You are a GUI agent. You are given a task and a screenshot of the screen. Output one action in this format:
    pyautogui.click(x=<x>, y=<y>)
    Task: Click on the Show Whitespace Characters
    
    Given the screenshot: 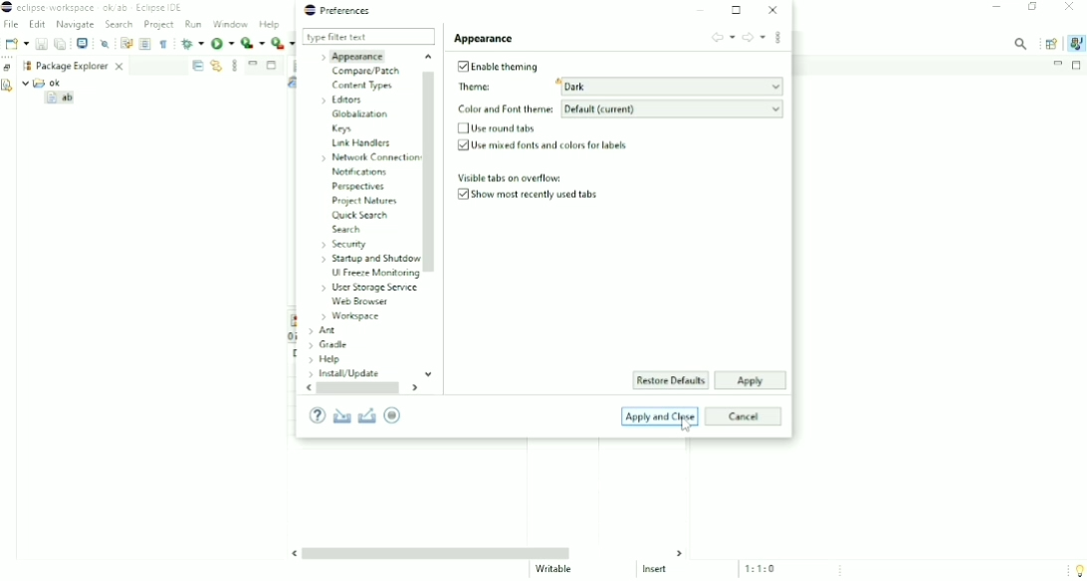 What is the action you would take?
    pyautogui.click(x=163, y=44)
    